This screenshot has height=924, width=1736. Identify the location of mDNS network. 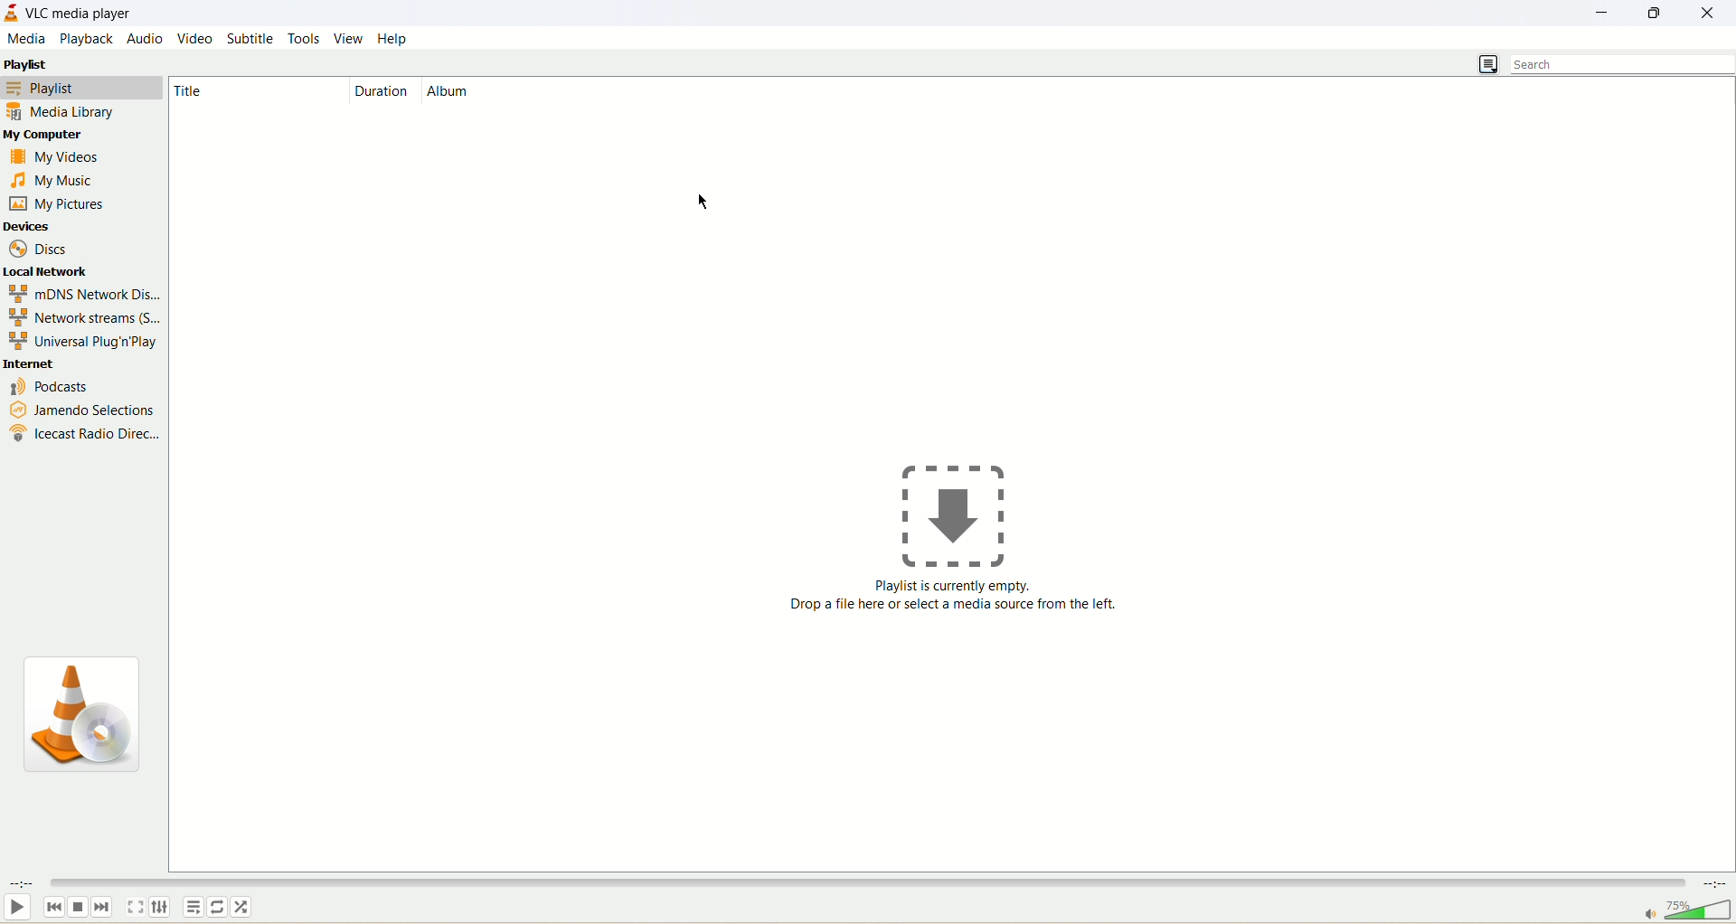
(83, 291).